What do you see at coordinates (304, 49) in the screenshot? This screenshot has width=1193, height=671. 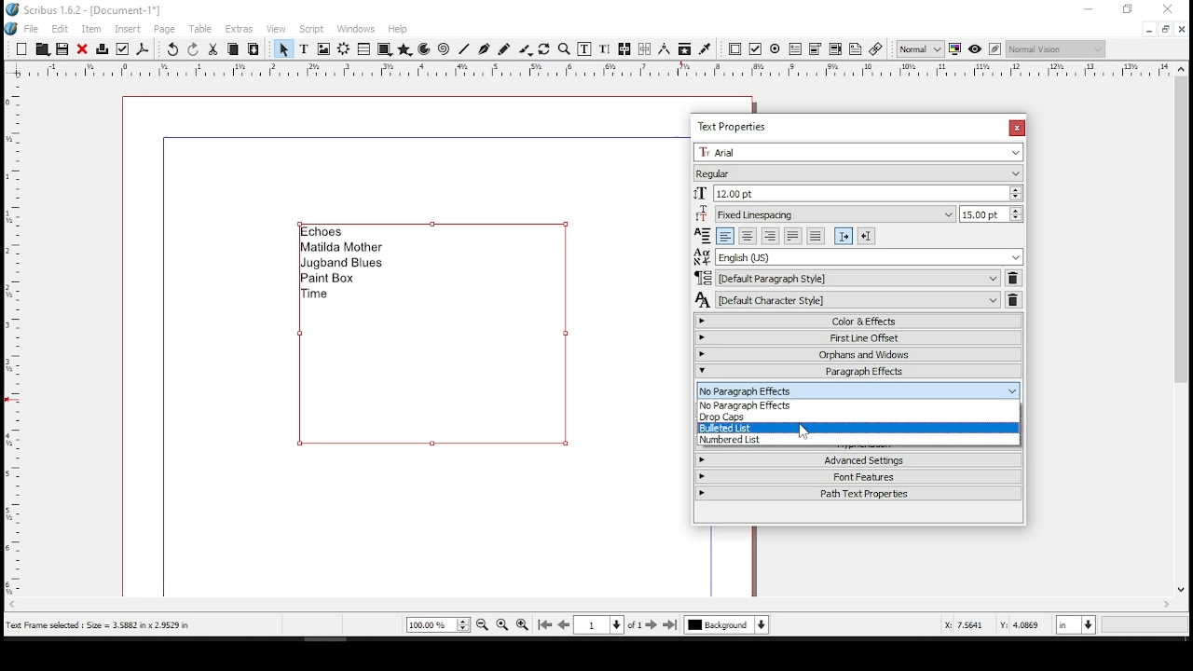 I see `text frame` at bounding box center [304, 49].